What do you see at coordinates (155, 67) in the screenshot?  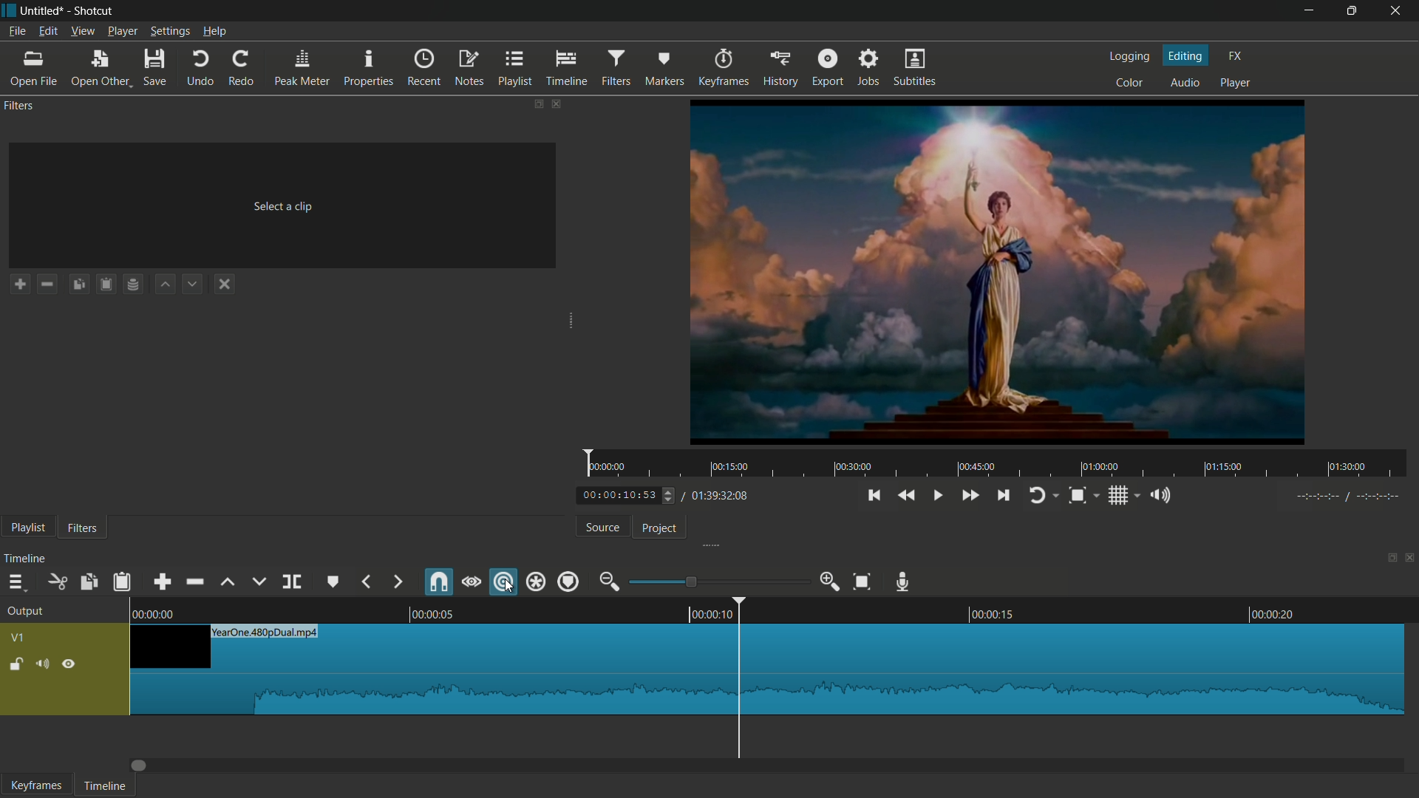 I see `save` at bounding box center [155, 67].